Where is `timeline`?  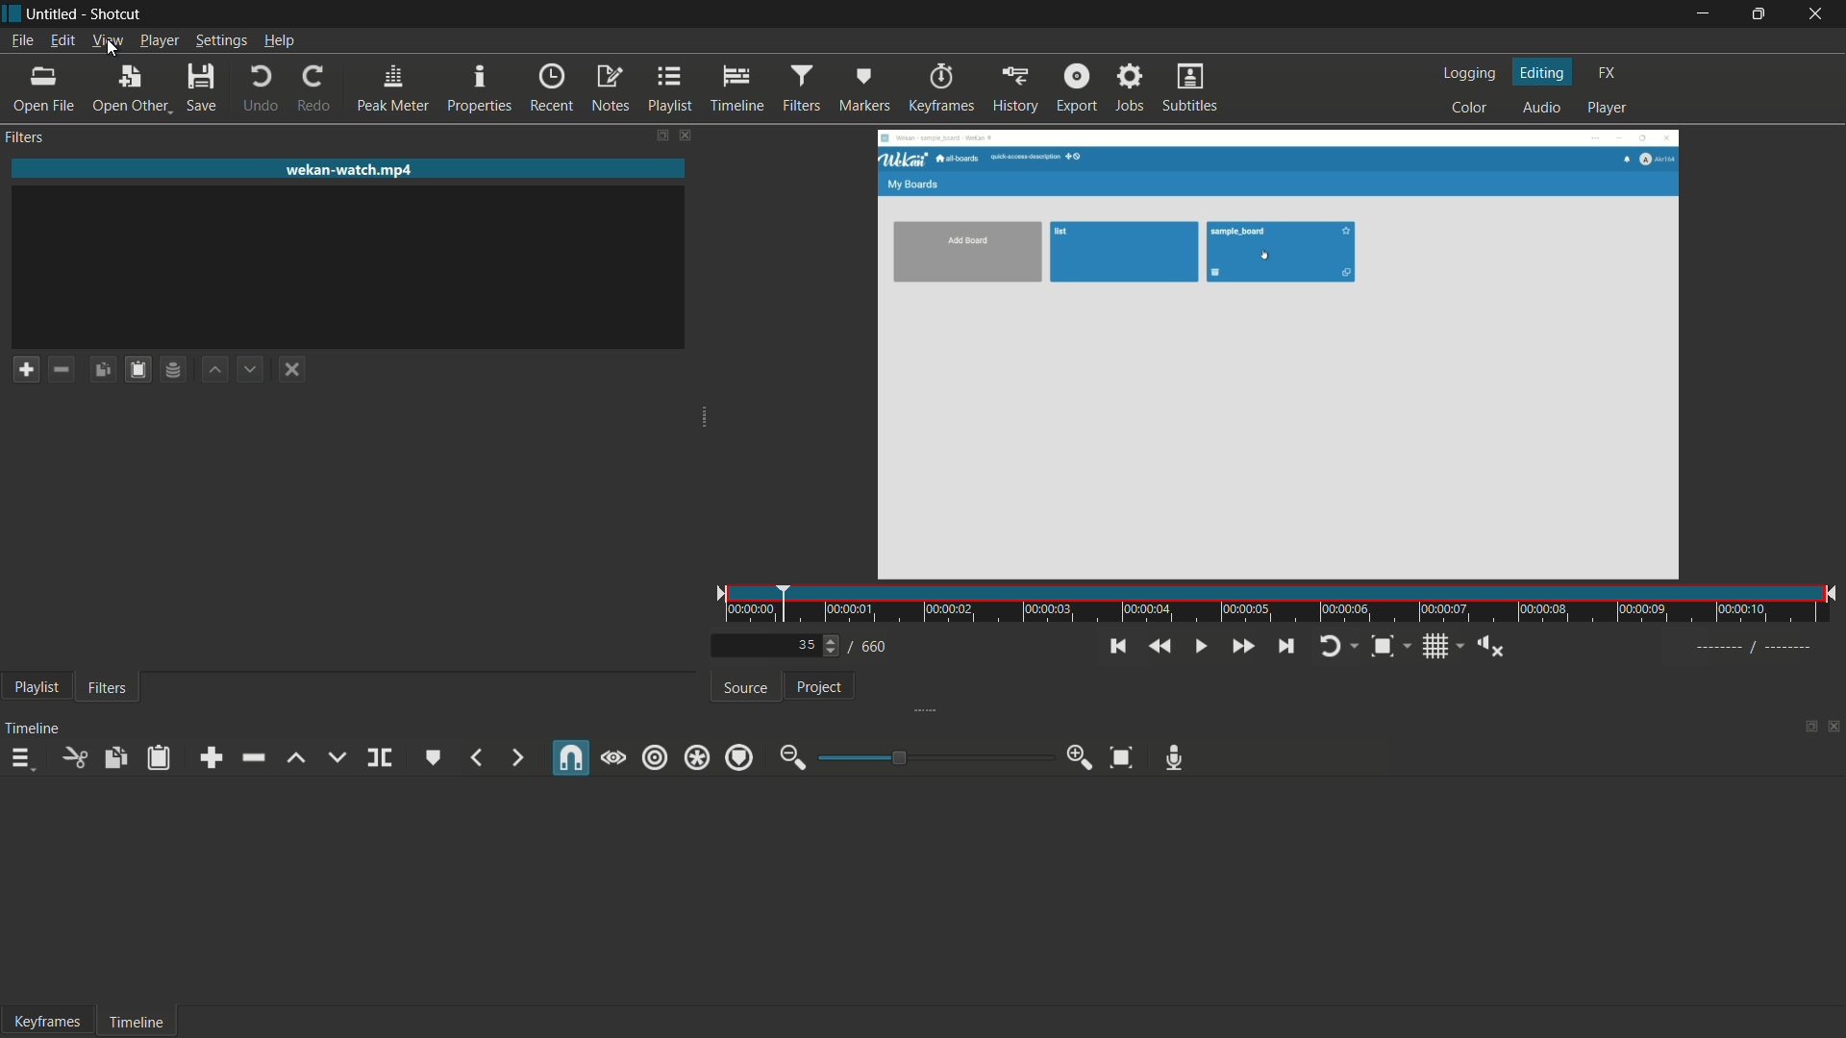 timeline is located at coordinates (36, 729).